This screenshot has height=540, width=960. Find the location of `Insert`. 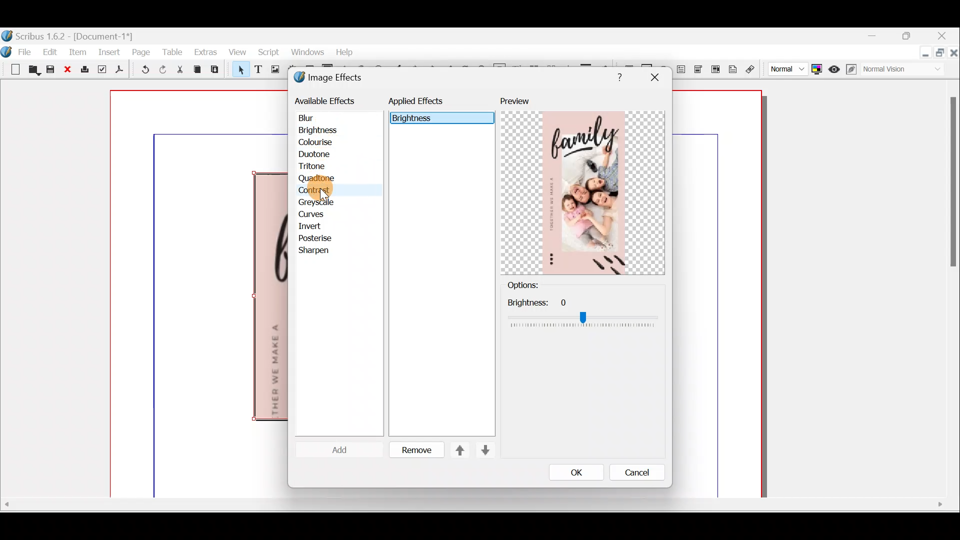

Insert is located at coordinates (110, 51).